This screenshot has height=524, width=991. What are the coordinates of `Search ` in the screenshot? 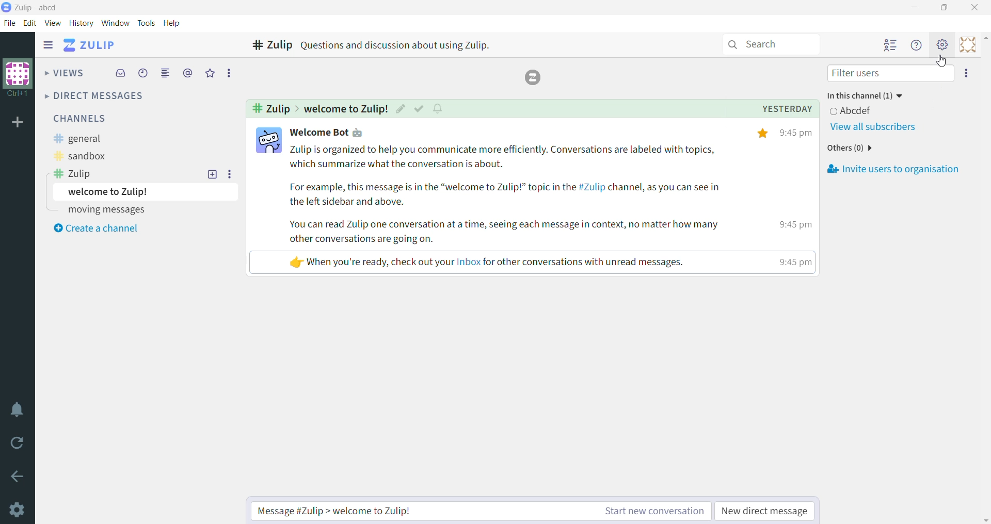 It's located at (770, 45).